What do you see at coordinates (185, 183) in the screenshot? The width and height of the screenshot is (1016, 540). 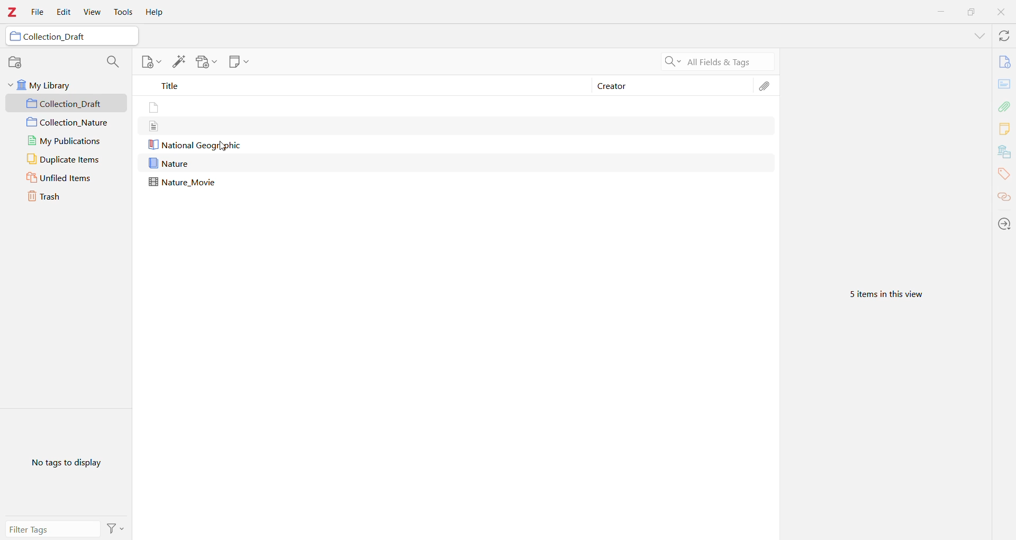 I see `nature_movie` at bounding box center [185, 183].